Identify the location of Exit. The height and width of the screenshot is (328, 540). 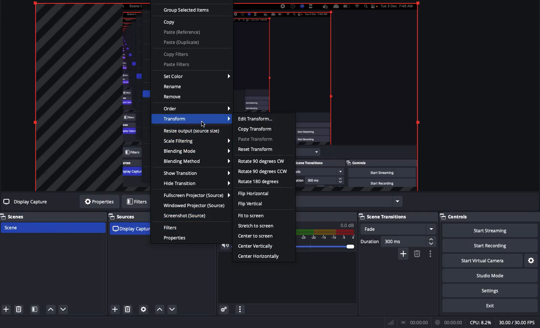
(489, 306).